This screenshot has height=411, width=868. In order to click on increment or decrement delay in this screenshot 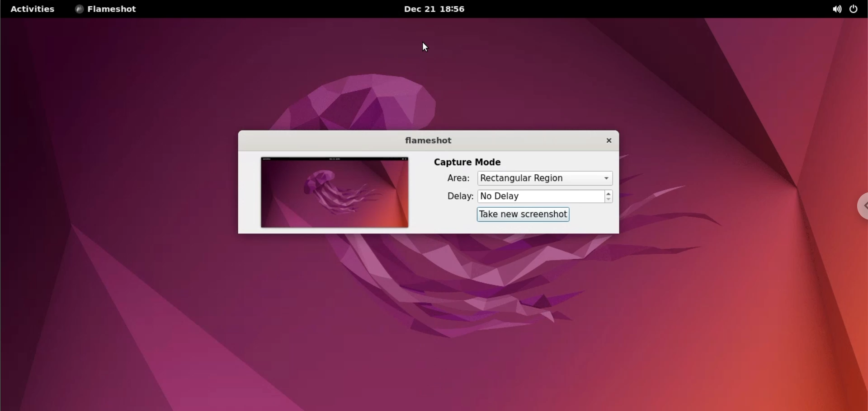, I will do `click(609, 197)`.